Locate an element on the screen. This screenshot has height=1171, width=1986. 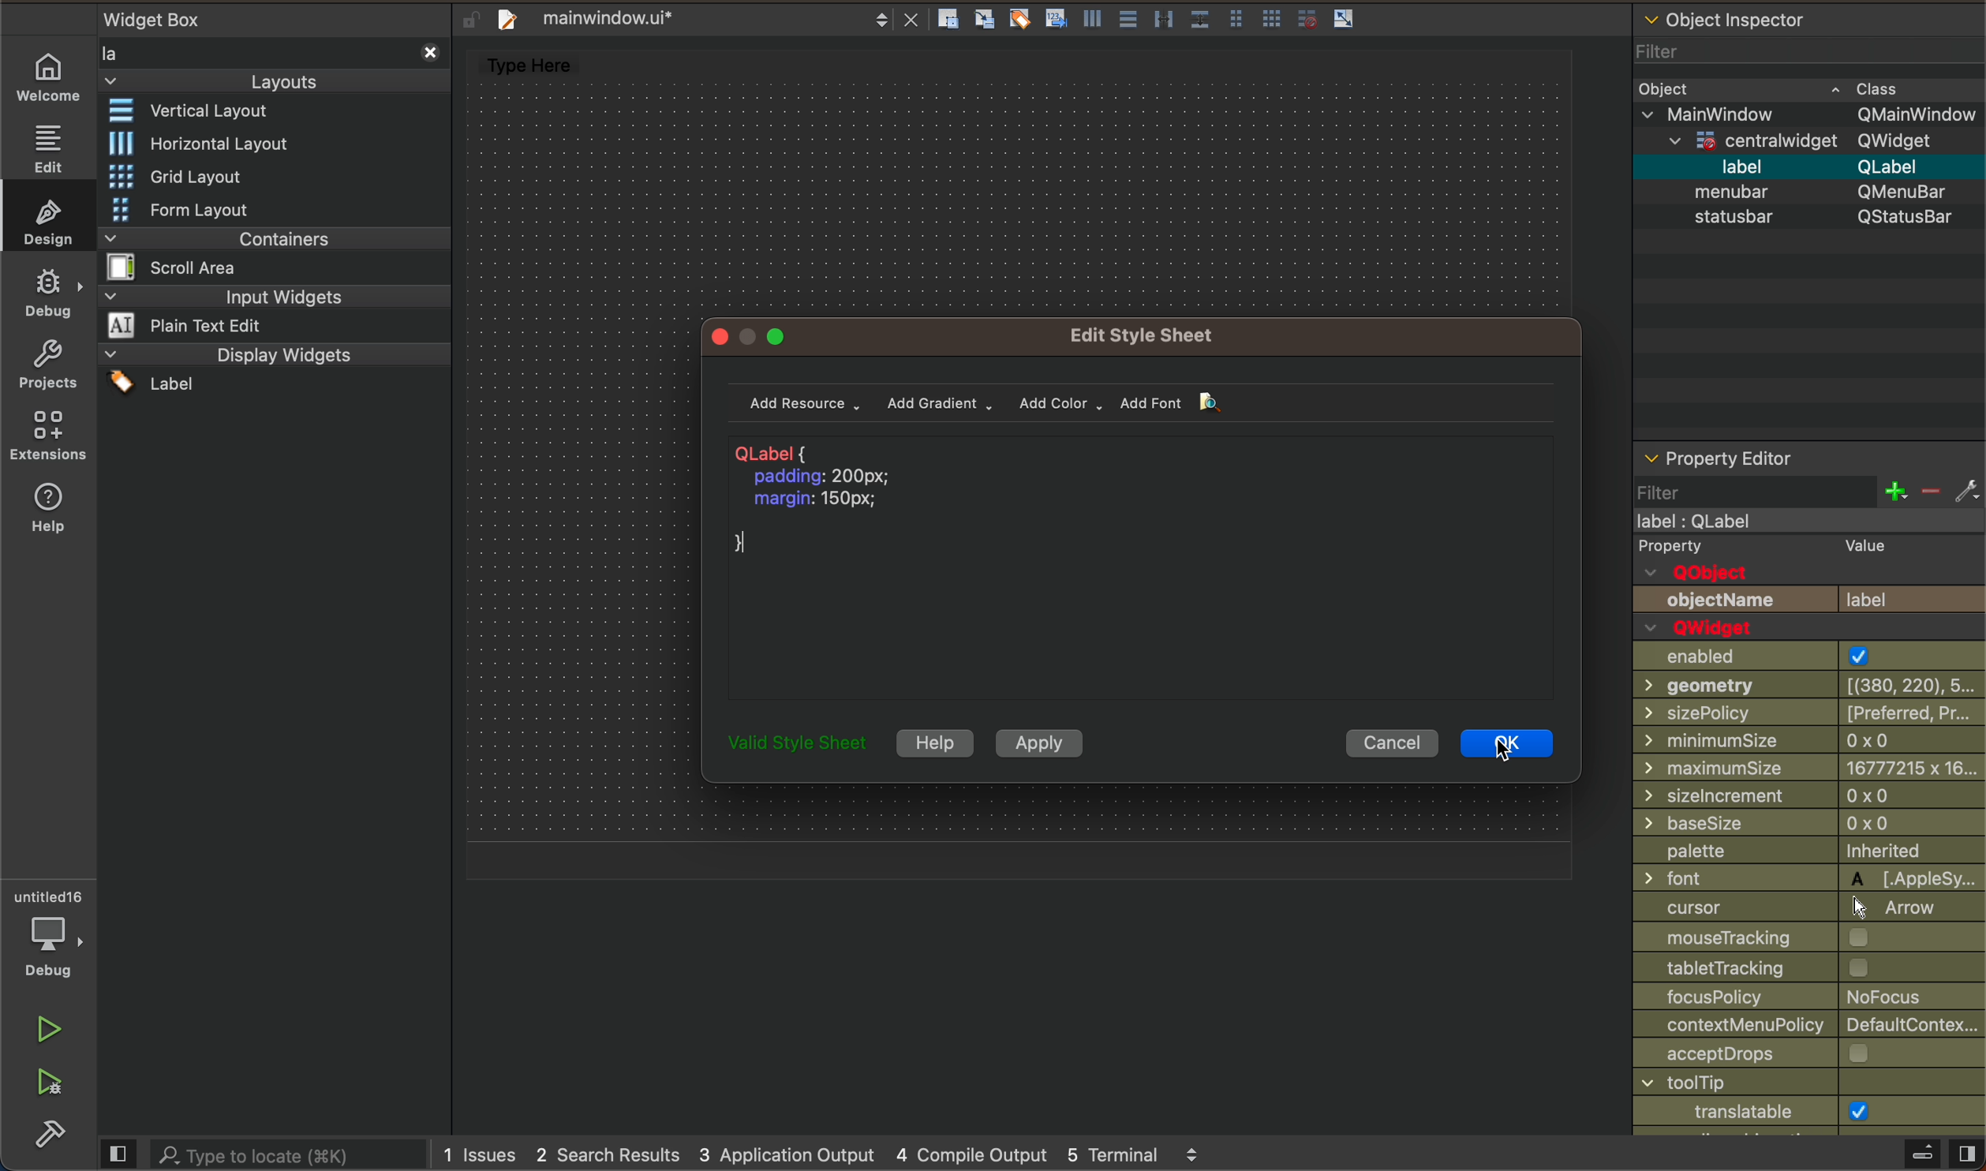
add resource is located at coordinates (811, 403).